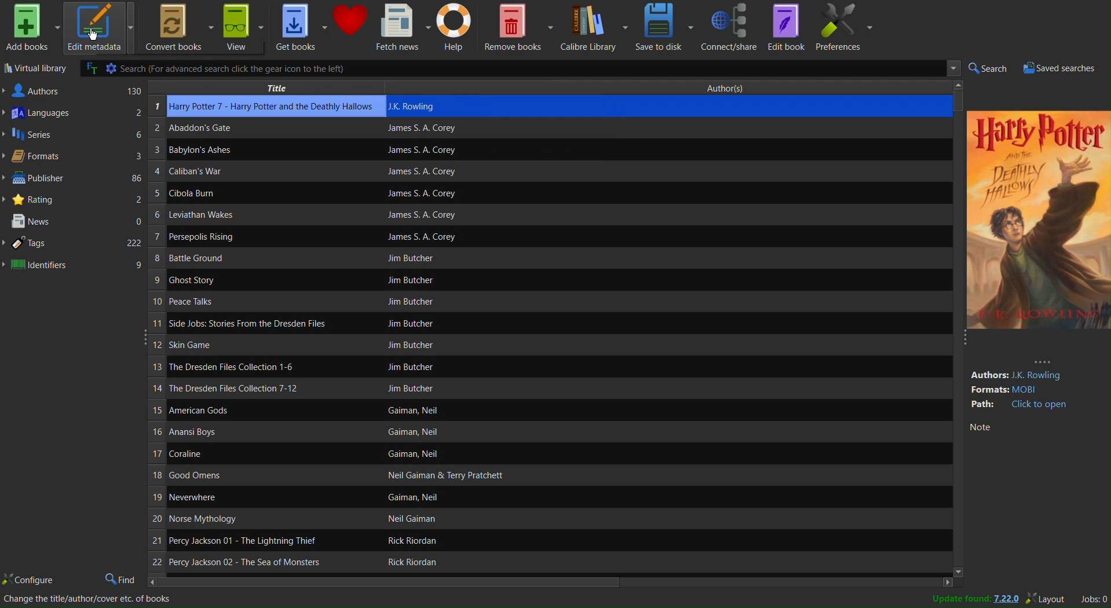 The height and width of the screenshot is (608, 1111). What do you see at coordinates (218, 239) in the screenshot?
I see `Book name` at bounding box center [218, 239].